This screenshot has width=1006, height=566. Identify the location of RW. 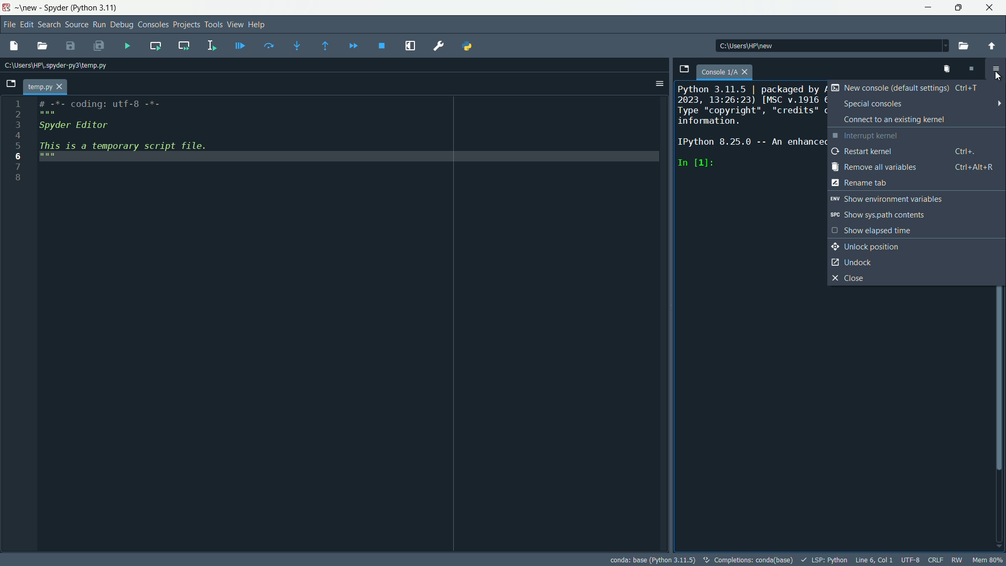
(956, 560).